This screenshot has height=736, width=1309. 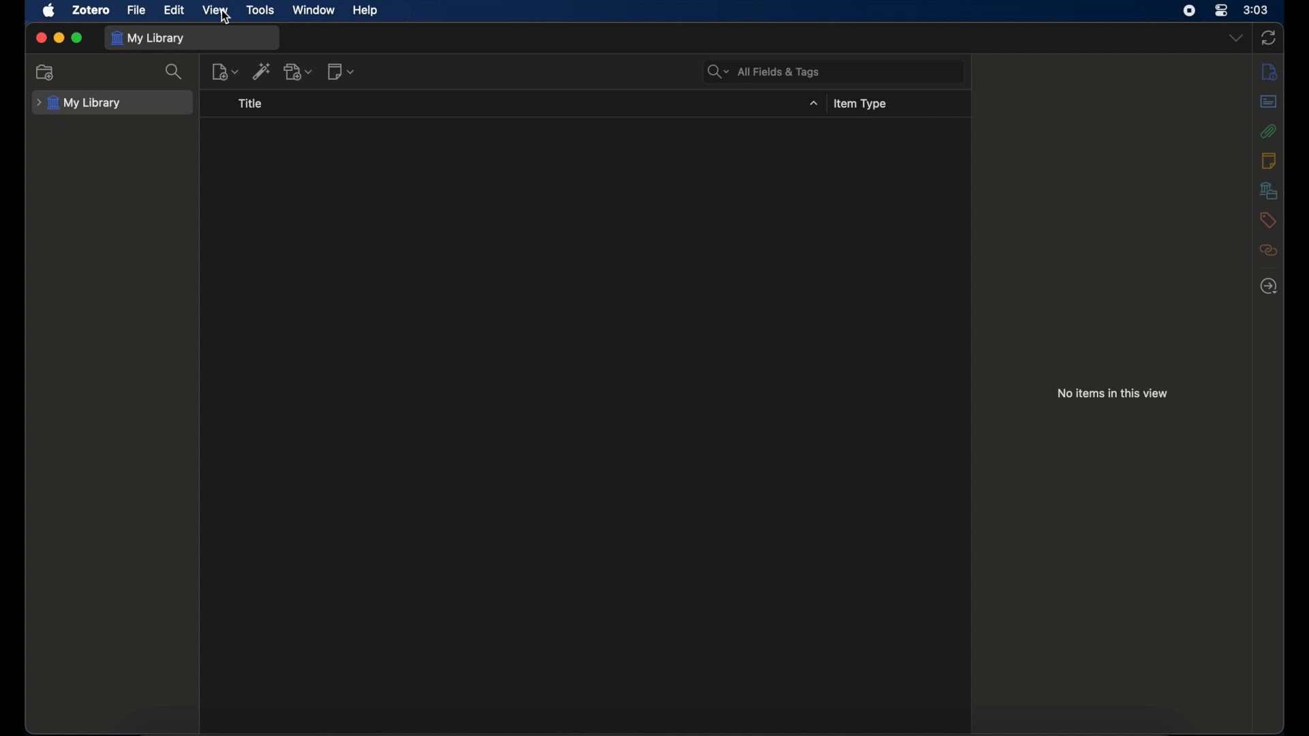 What do you see at coordinates (314, 10) in the screenshot?
I see `window` at bounding box center [314, 10].